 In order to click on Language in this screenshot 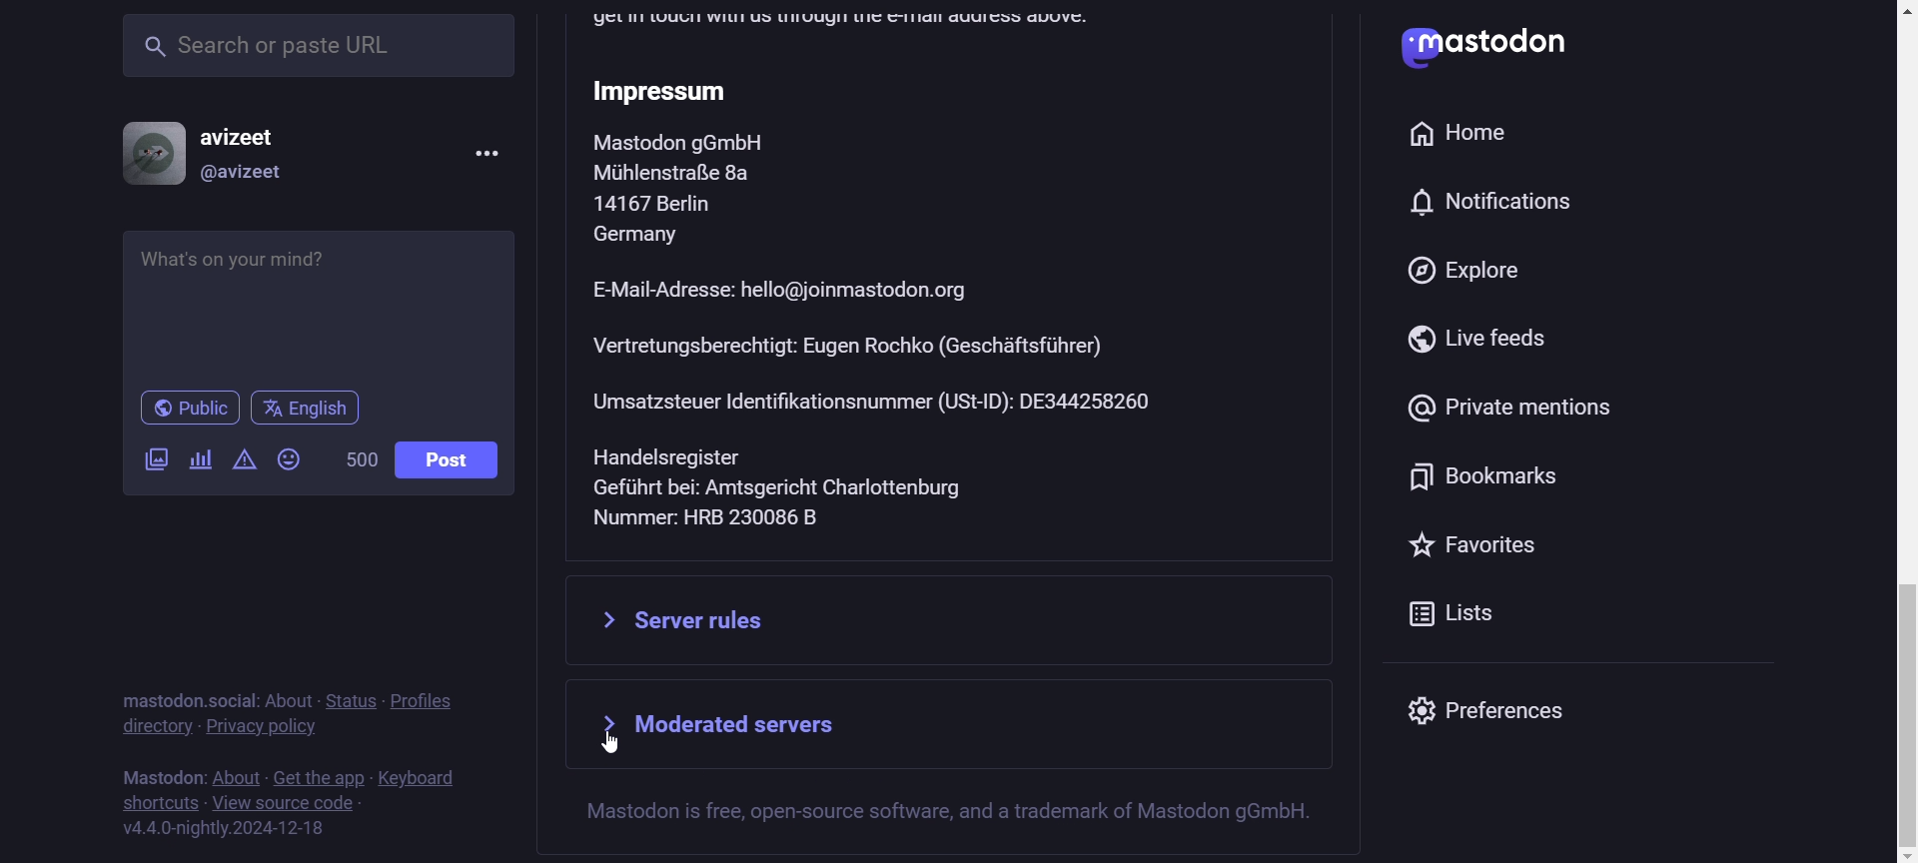, I will do `click(305, 409)`.